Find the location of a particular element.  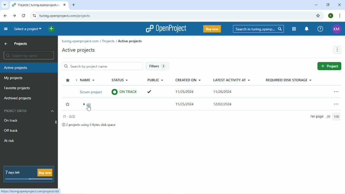

Restore down is located at coordinates (328, 5).